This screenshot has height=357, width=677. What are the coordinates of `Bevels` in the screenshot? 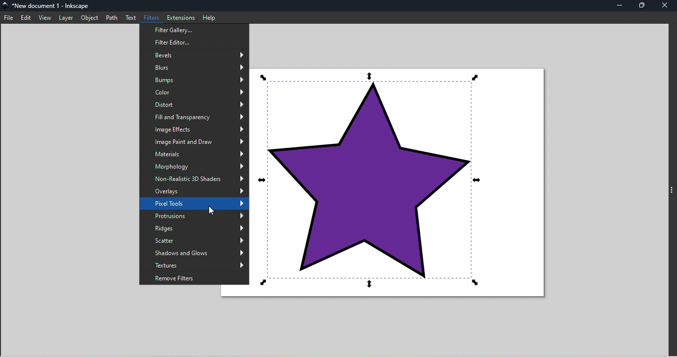 It's located at (194, 55).